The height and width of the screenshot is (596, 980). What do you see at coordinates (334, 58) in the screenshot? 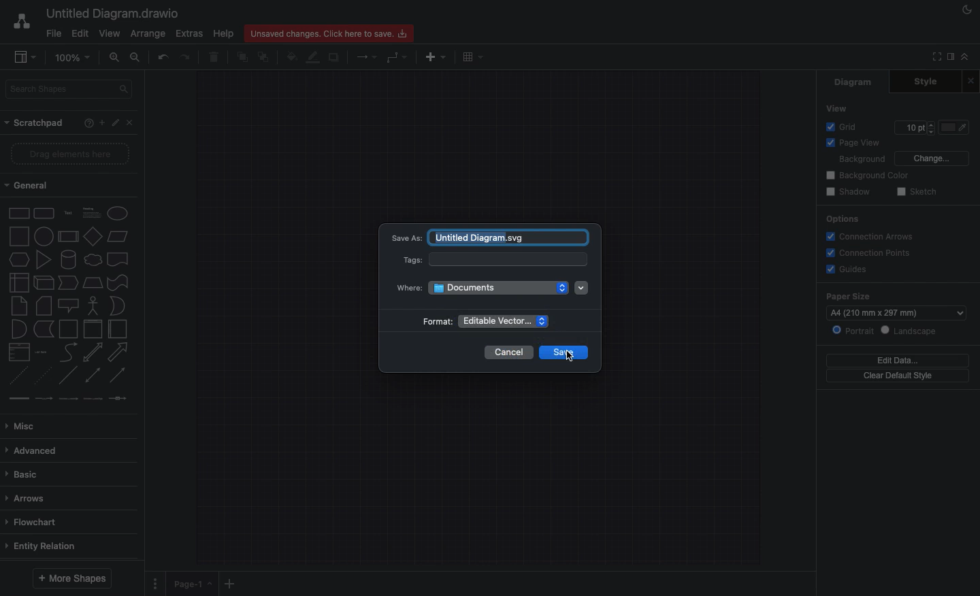
I see `Shadow` at bounding box center [334, 58].